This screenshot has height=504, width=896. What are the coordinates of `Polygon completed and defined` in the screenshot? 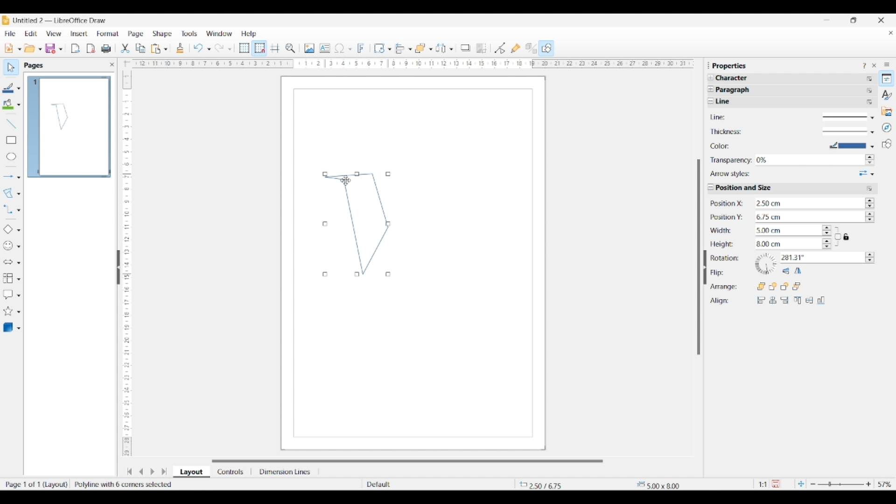 It's located at (129, 484).